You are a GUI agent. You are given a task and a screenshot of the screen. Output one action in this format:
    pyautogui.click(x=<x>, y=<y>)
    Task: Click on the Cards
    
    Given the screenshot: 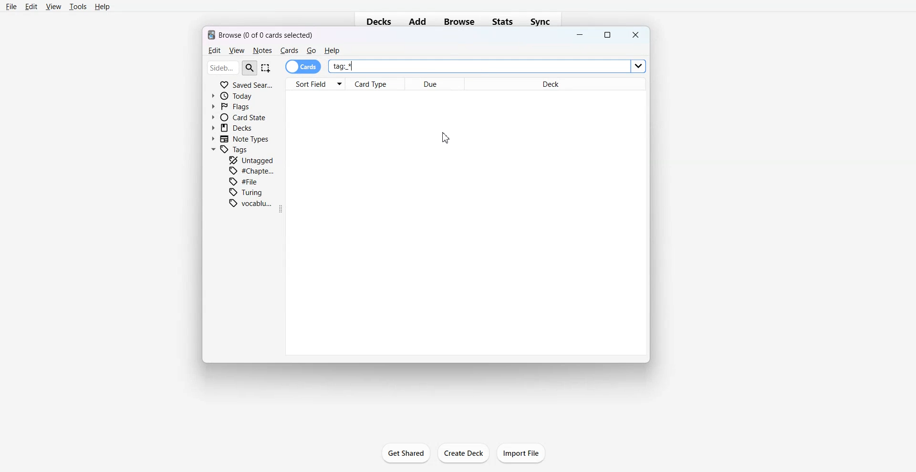 What is the action you would take?
    pyautogui.click(x=289, y=51)
    